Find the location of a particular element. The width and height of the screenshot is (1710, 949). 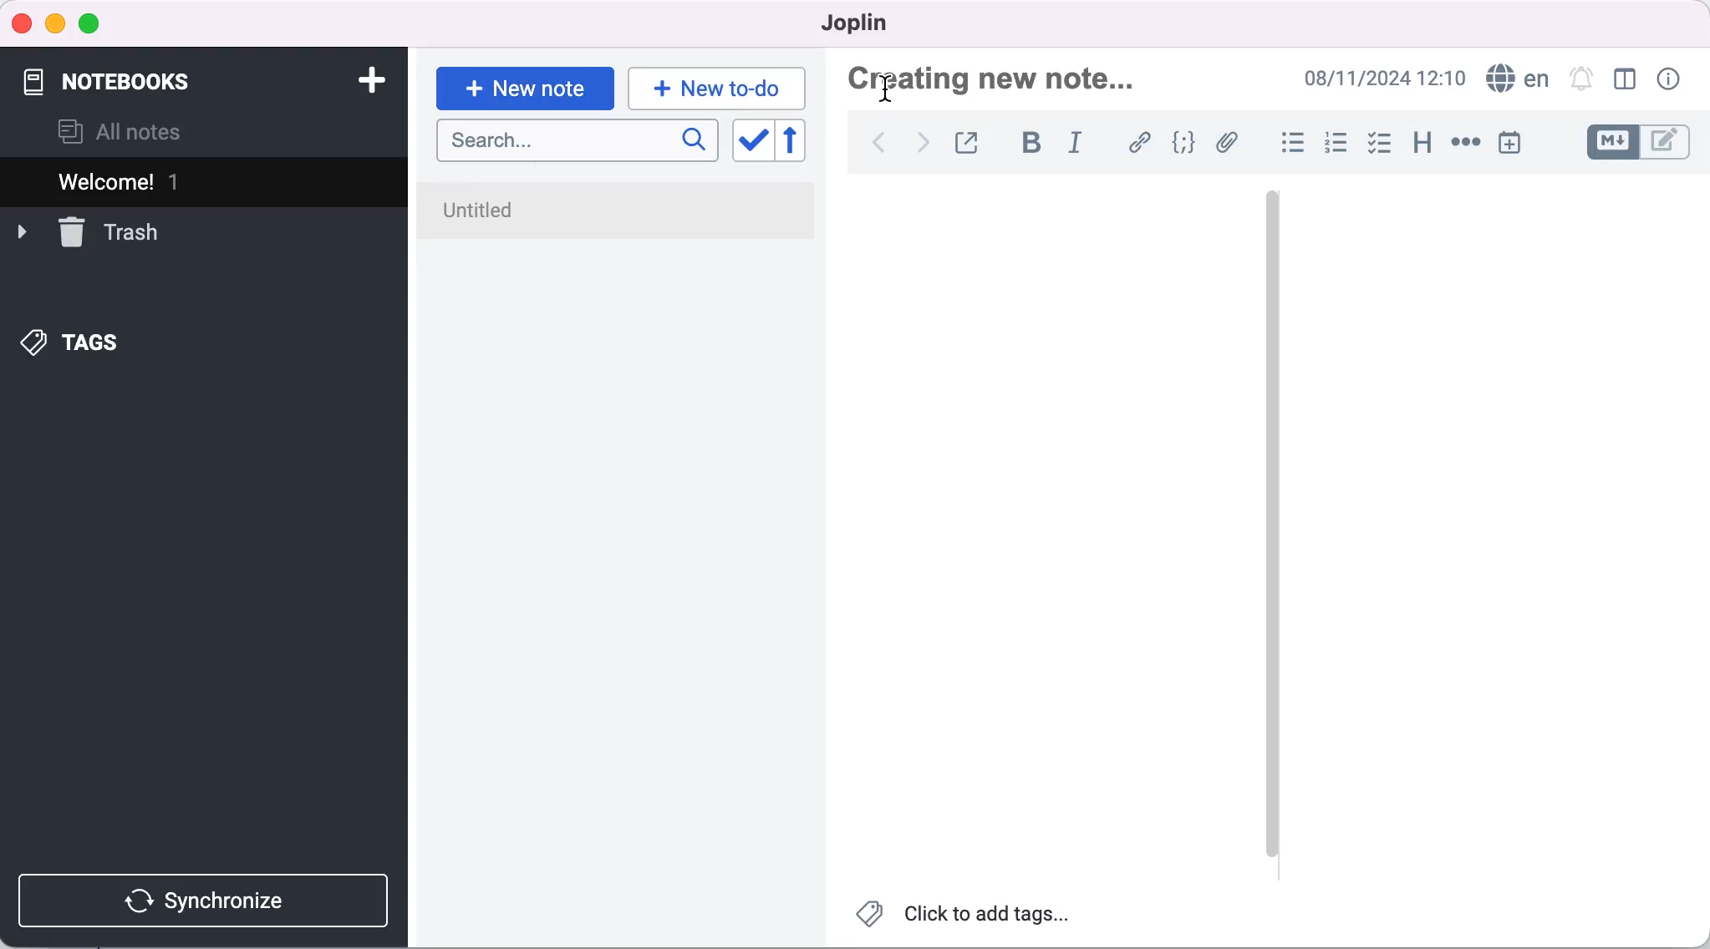

click to add tags is located at coordinates (969, 916).